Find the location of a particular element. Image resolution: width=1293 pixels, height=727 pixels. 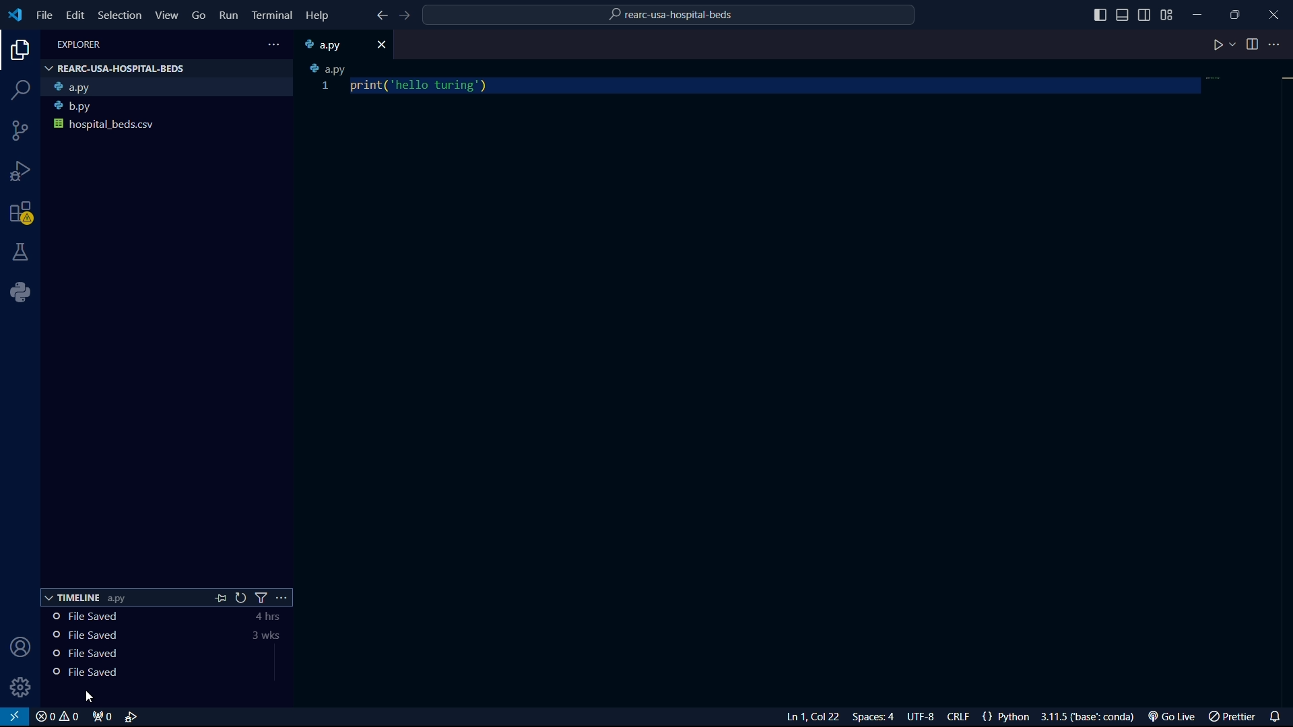

run code is located at coordinates (1217, 46).